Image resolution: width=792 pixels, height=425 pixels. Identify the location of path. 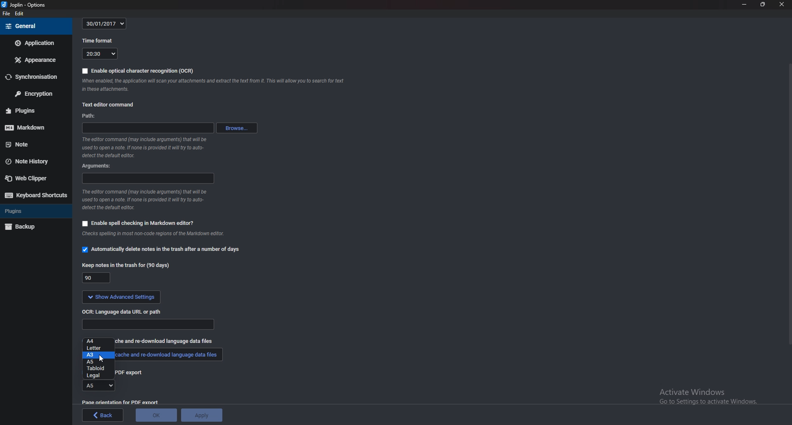
(147, 128).